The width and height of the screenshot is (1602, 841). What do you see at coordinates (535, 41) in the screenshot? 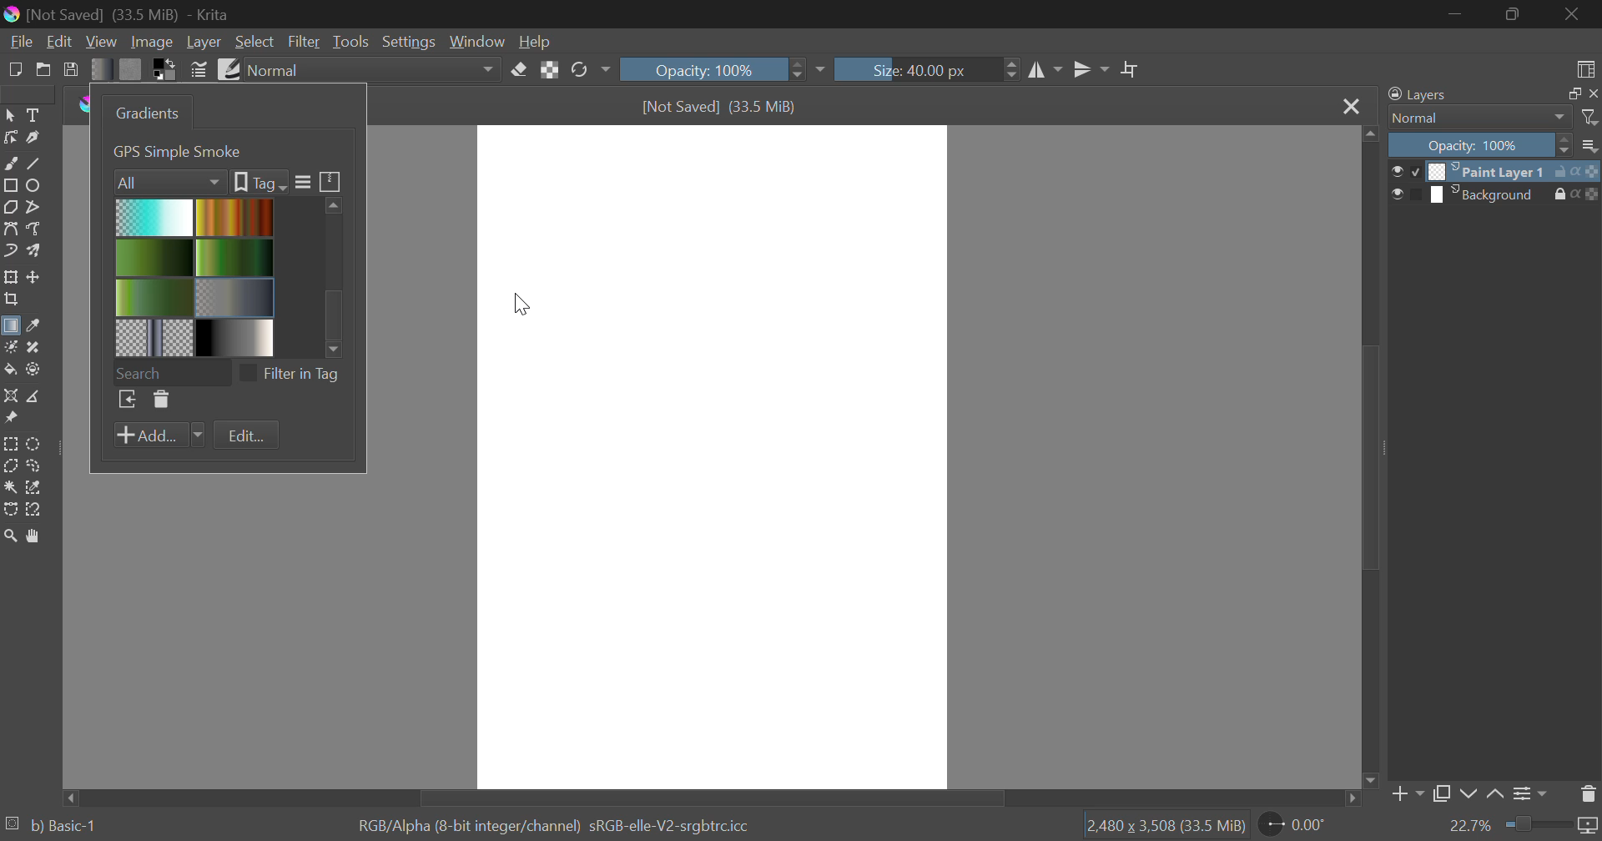
I see `Help` at bounding box center [535, 41].